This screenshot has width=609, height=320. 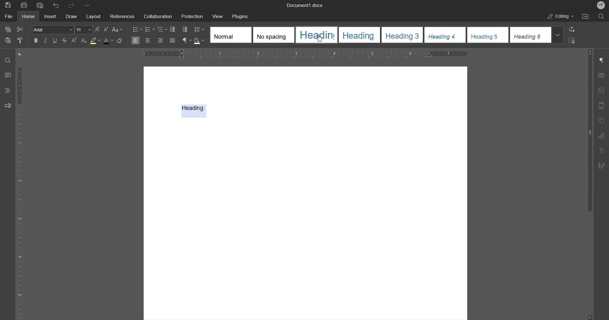 What do you see at coordinates (602, 76) in the screenshot?
I see `Table` at bounding box center [602, 76].